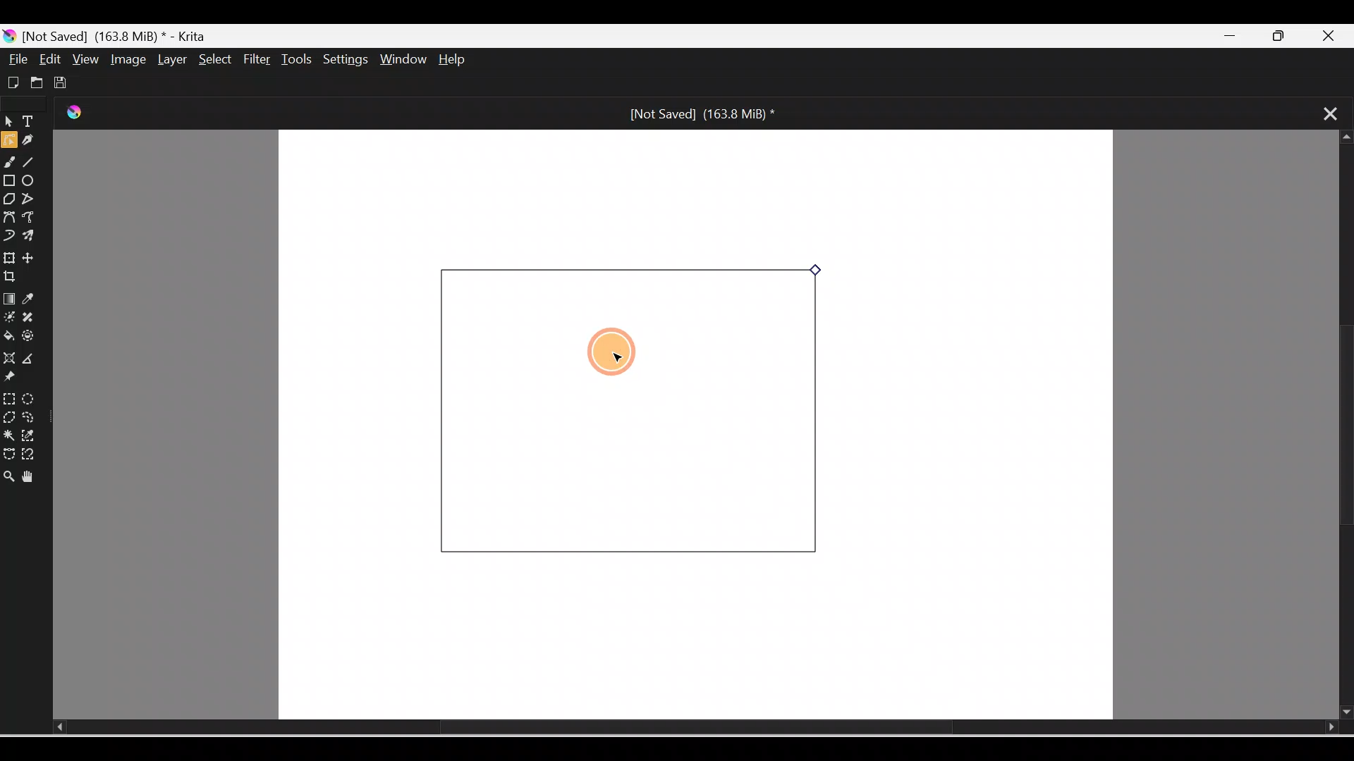 This screenshot has width=1354, height=761. What do you see at coordinates (9, 318) in the screenshot?
I see `Colorize mask tool` at bounding box center [9, 318].